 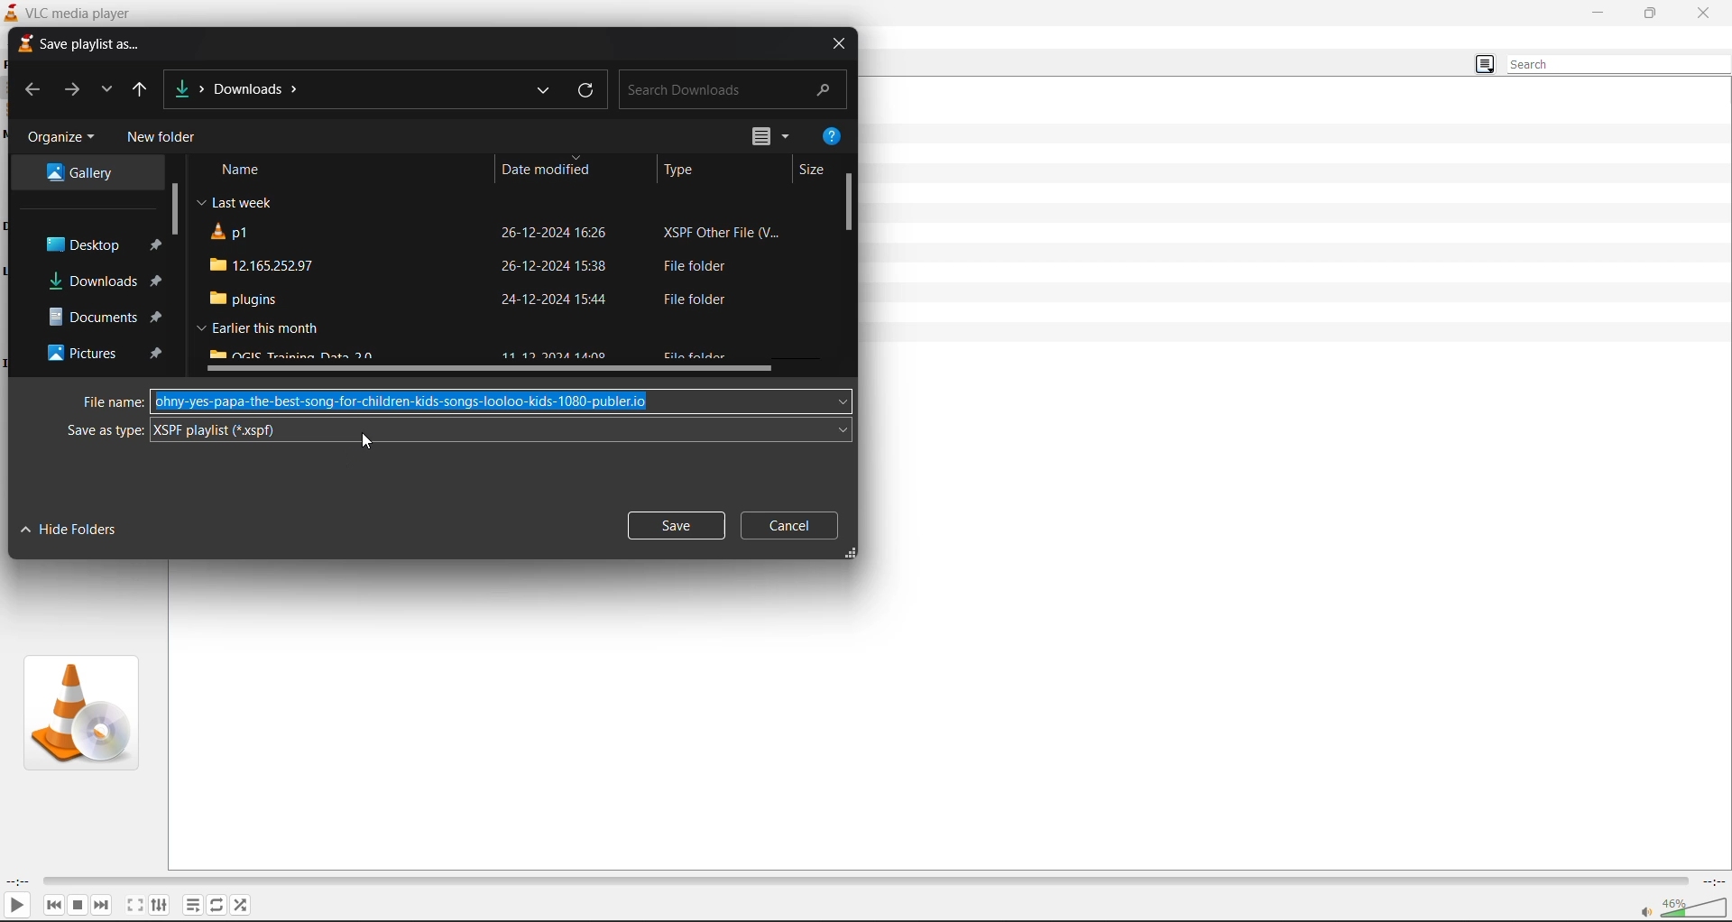 What do you see at coordinates (145, 91) in the screenshot?
I see `up to desktop` at bounding box center [145, 91].